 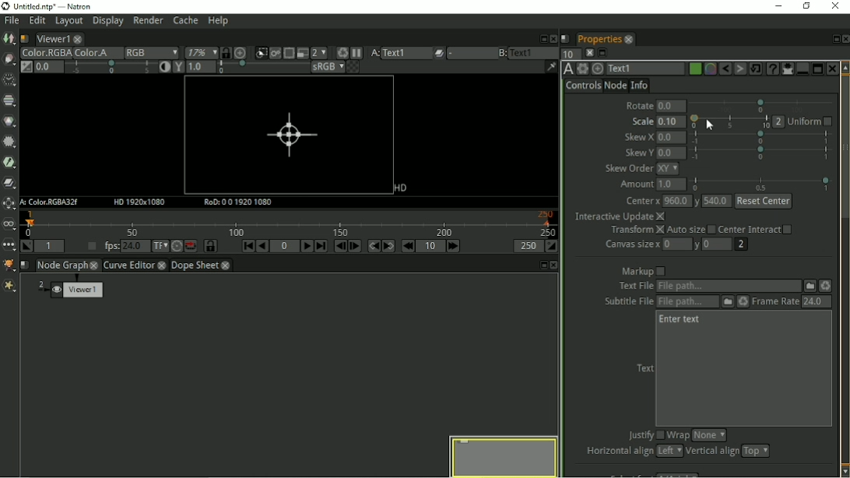 I want to click on Undo, so click(x=724, y=69).